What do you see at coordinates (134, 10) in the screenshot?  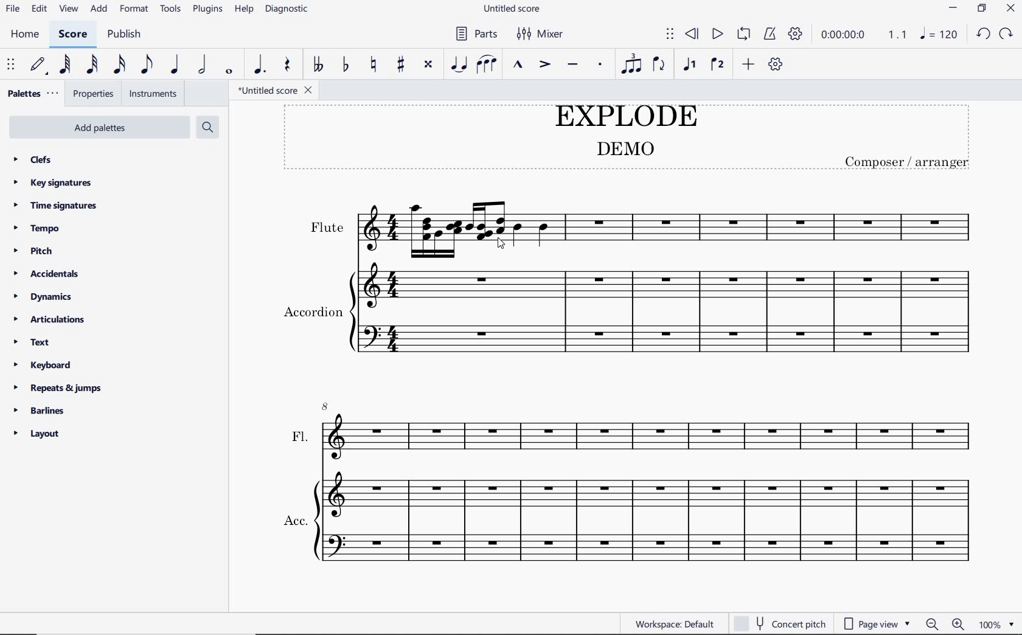 I see `format` at bounding box center [134, 10].